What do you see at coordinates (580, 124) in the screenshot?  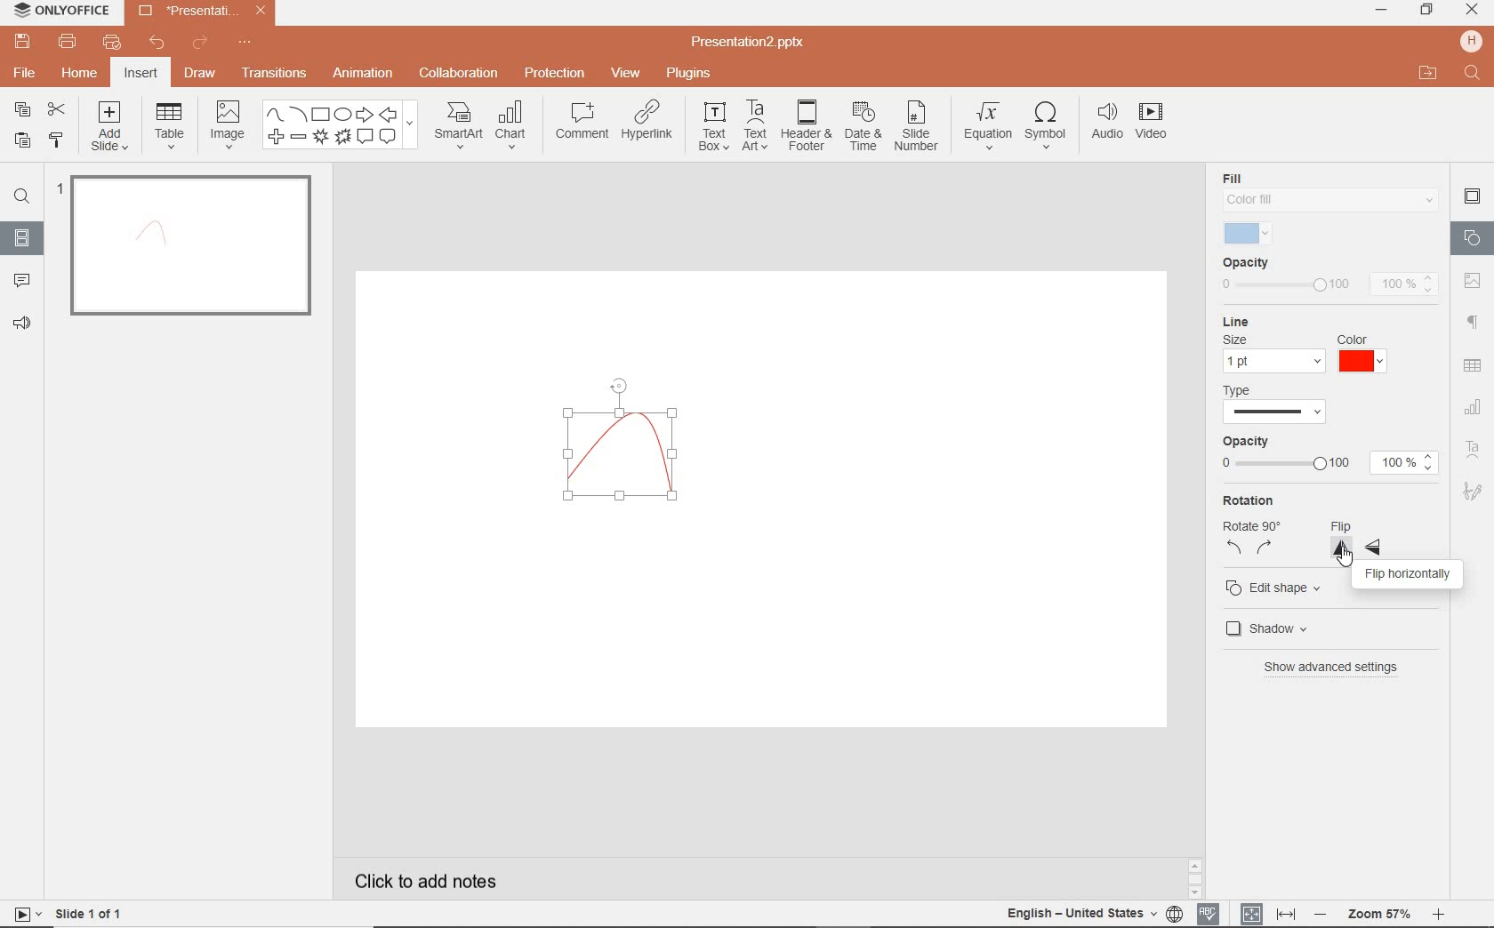 I see `COMMENT` at bounding box center [580, 124].